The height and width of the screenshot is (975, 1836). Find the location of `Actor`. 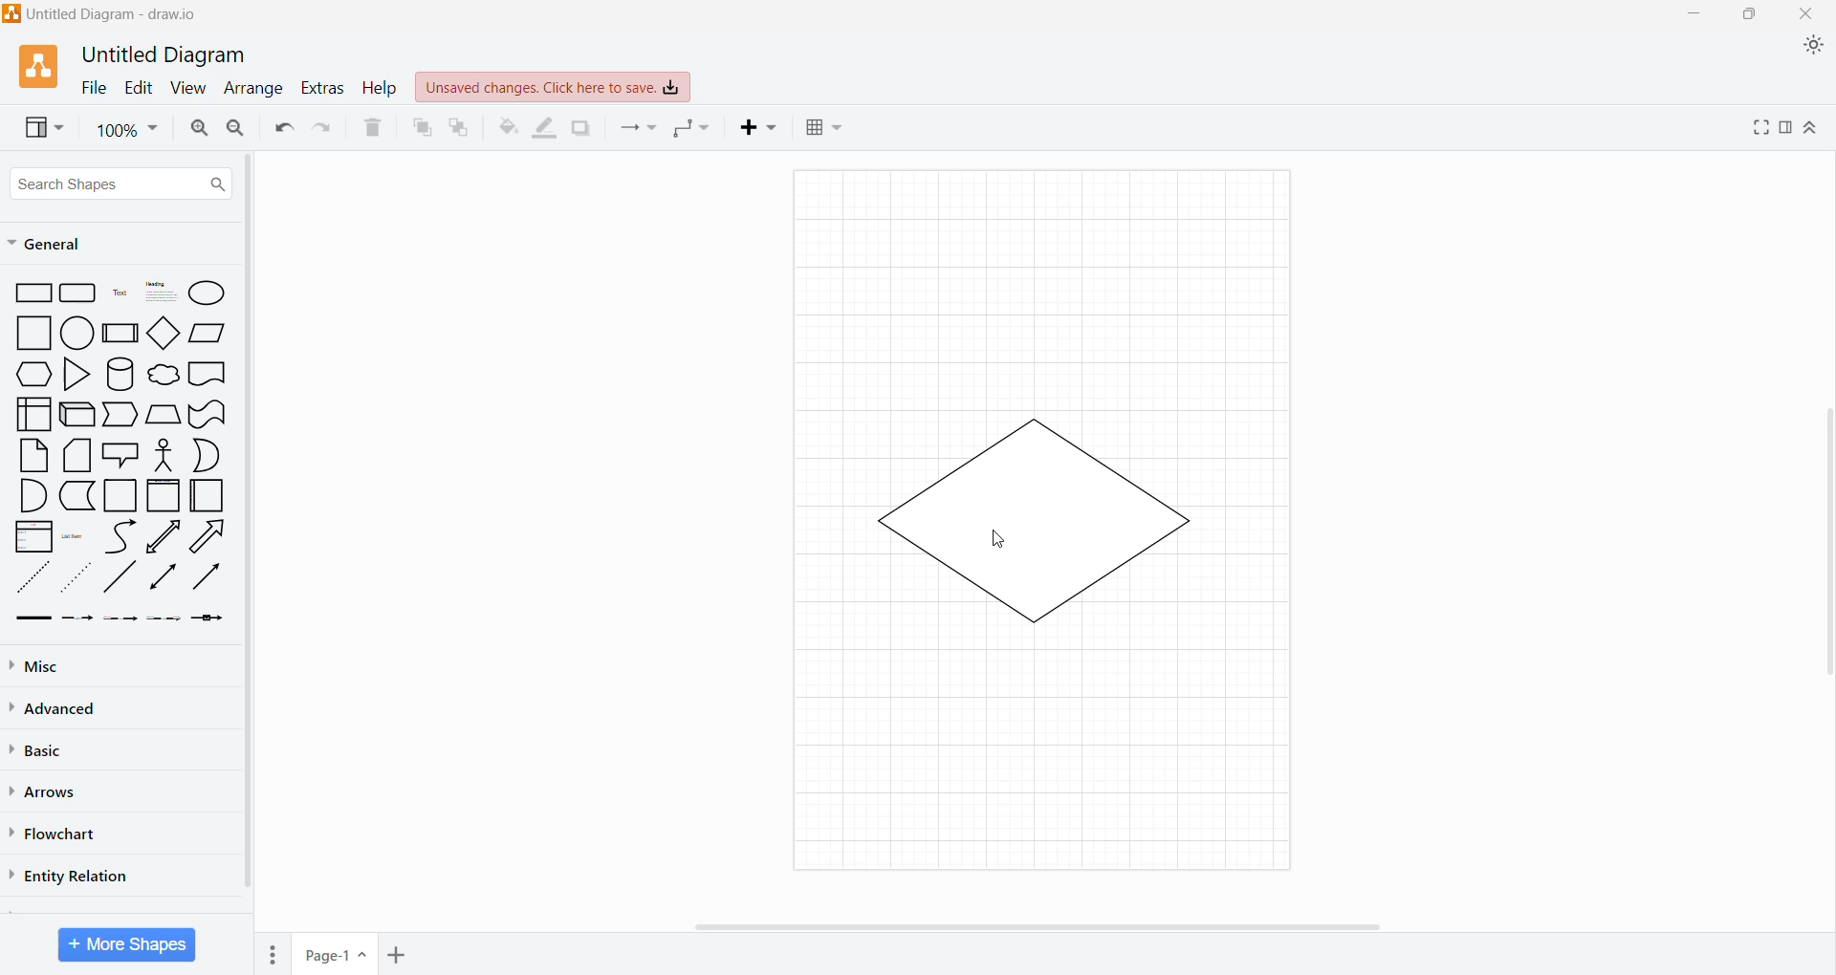

Actor is located at coordinates (162, 456).